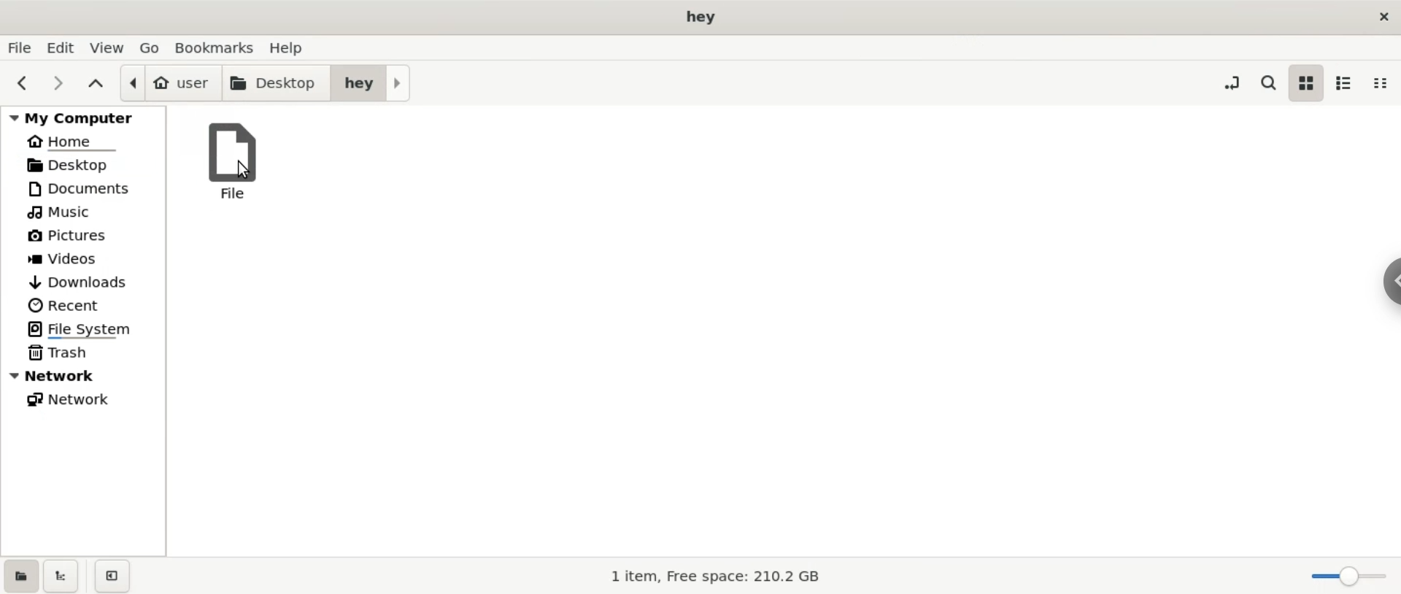  Describe the element at coordinates (247, 171) in the screenshot. I see `cursor` at that location.